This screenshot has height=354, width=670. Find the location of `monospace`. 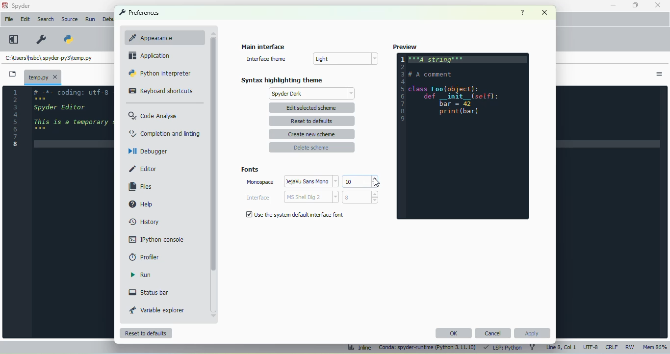

monospace is located at coordinates (260, 182).